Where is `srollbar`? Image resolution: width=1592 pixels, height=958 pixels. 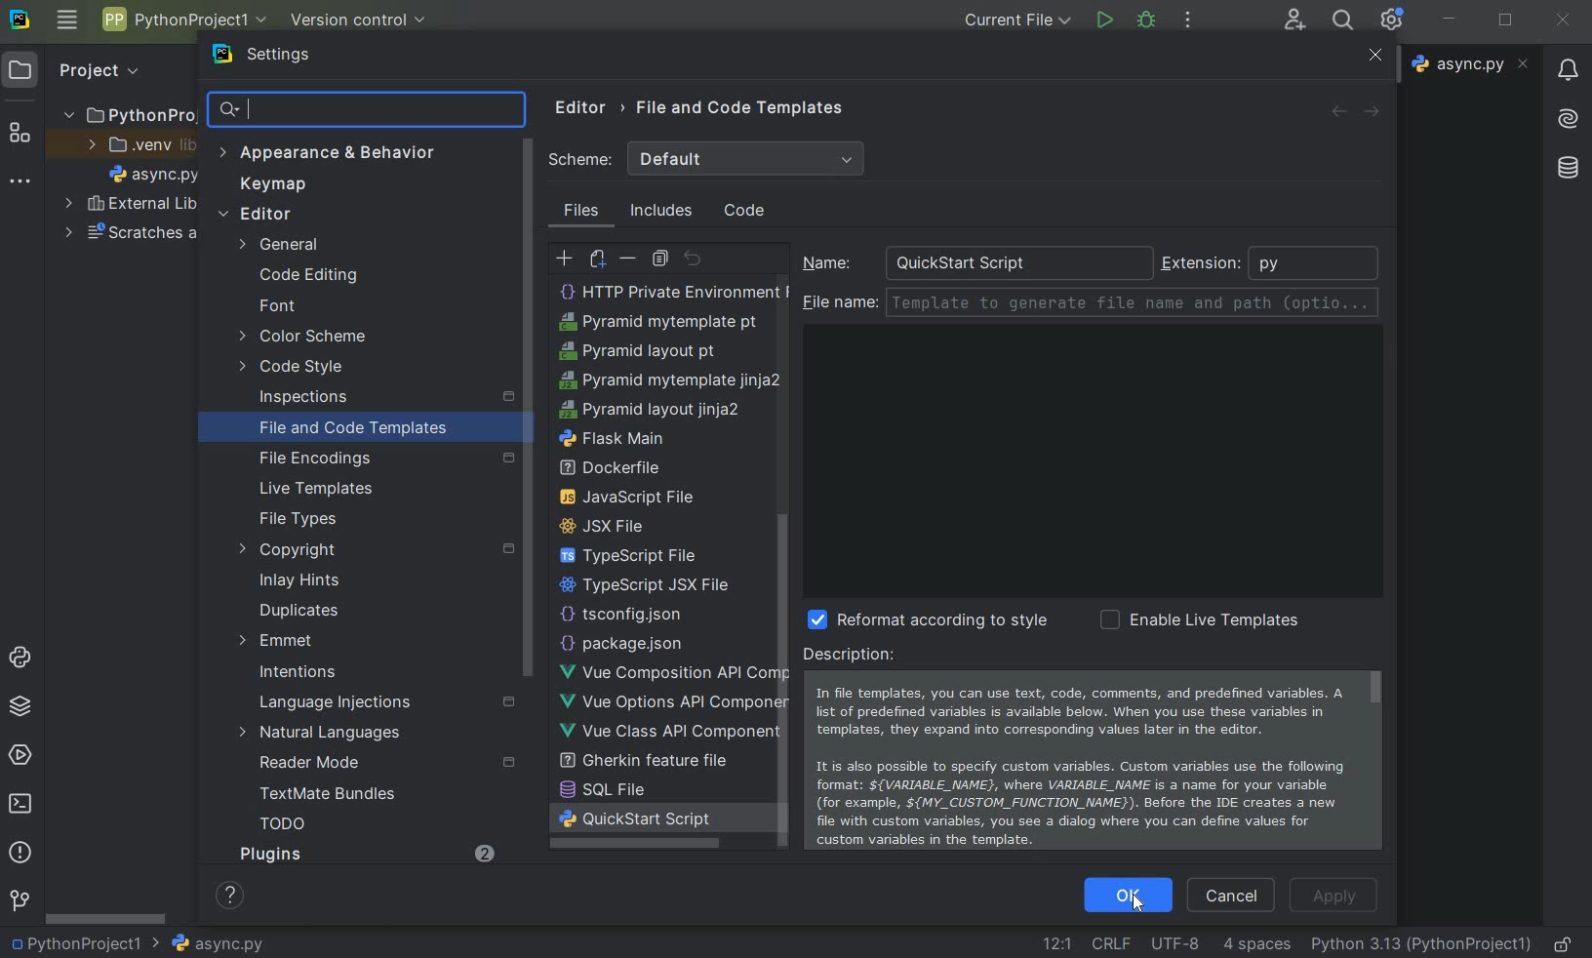
srollbar is located at coordinates (106, 919).